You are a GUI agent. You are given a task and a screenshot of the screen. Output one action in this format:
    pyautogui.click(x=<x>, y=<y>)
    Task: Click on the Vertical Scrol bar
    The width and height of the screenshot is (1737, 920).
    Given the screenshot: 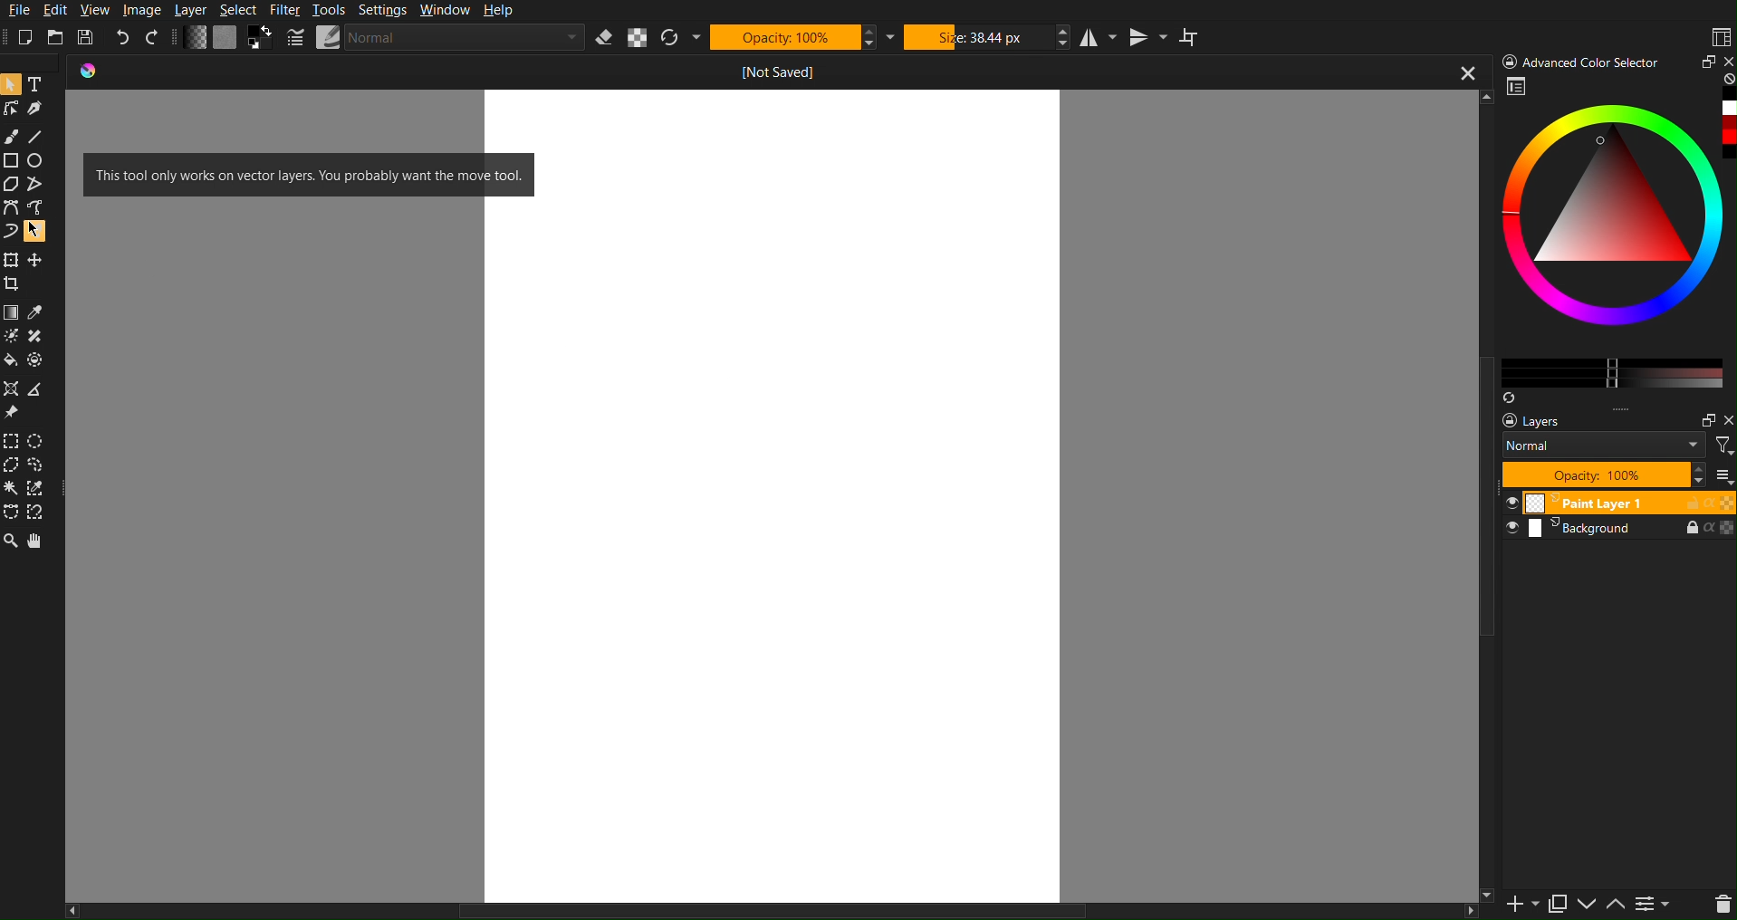 What is the action you would take?
    pyautogui.click(x=1476, y=515)
    